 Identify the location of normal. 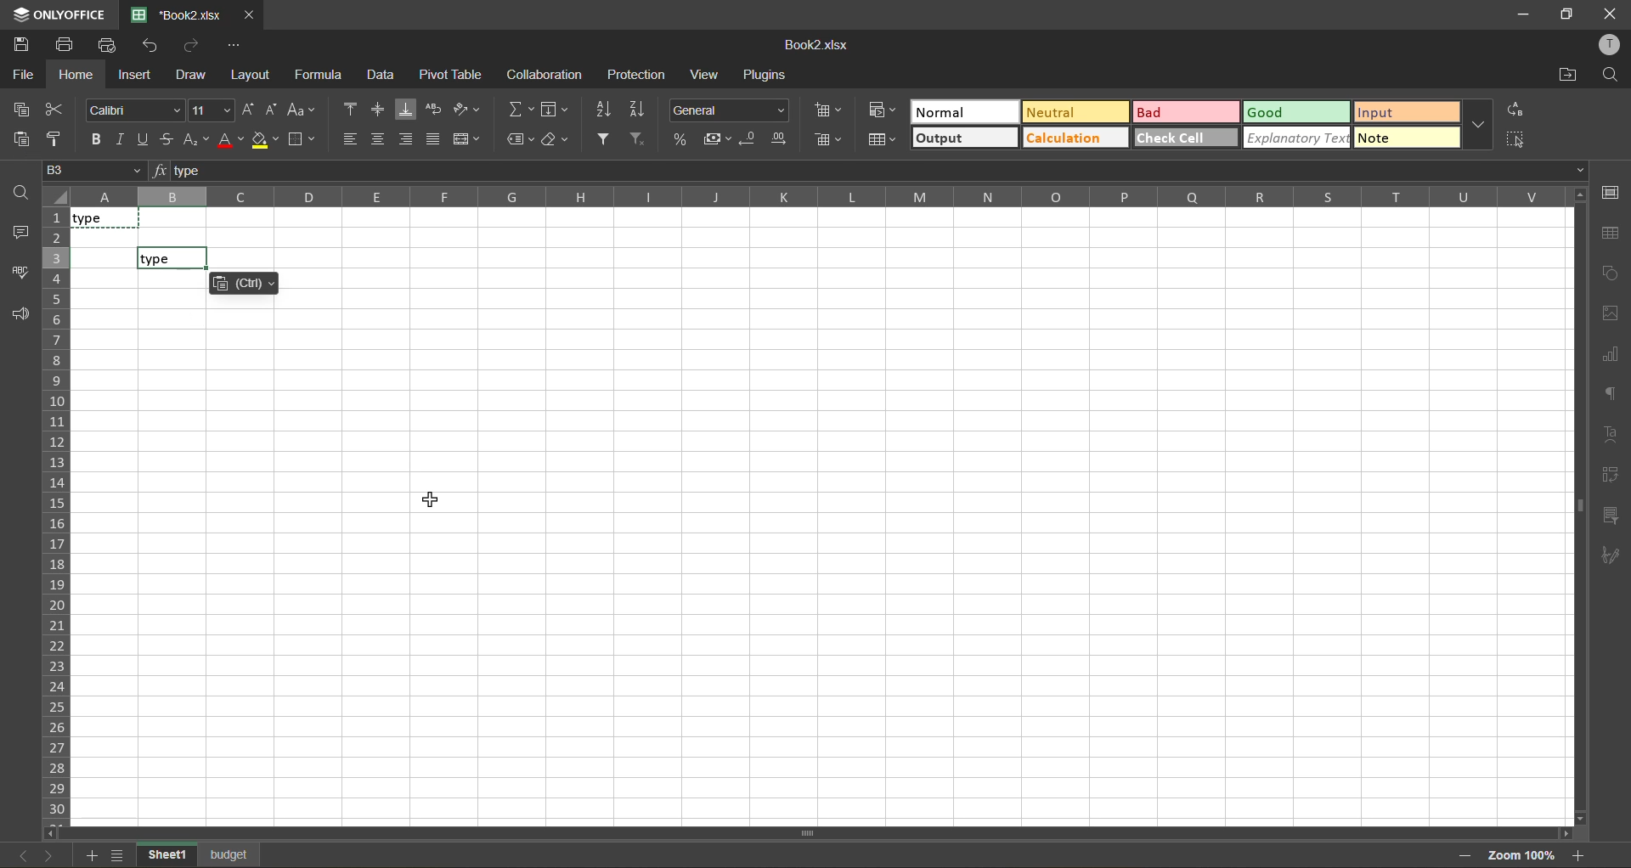
(962, 111).